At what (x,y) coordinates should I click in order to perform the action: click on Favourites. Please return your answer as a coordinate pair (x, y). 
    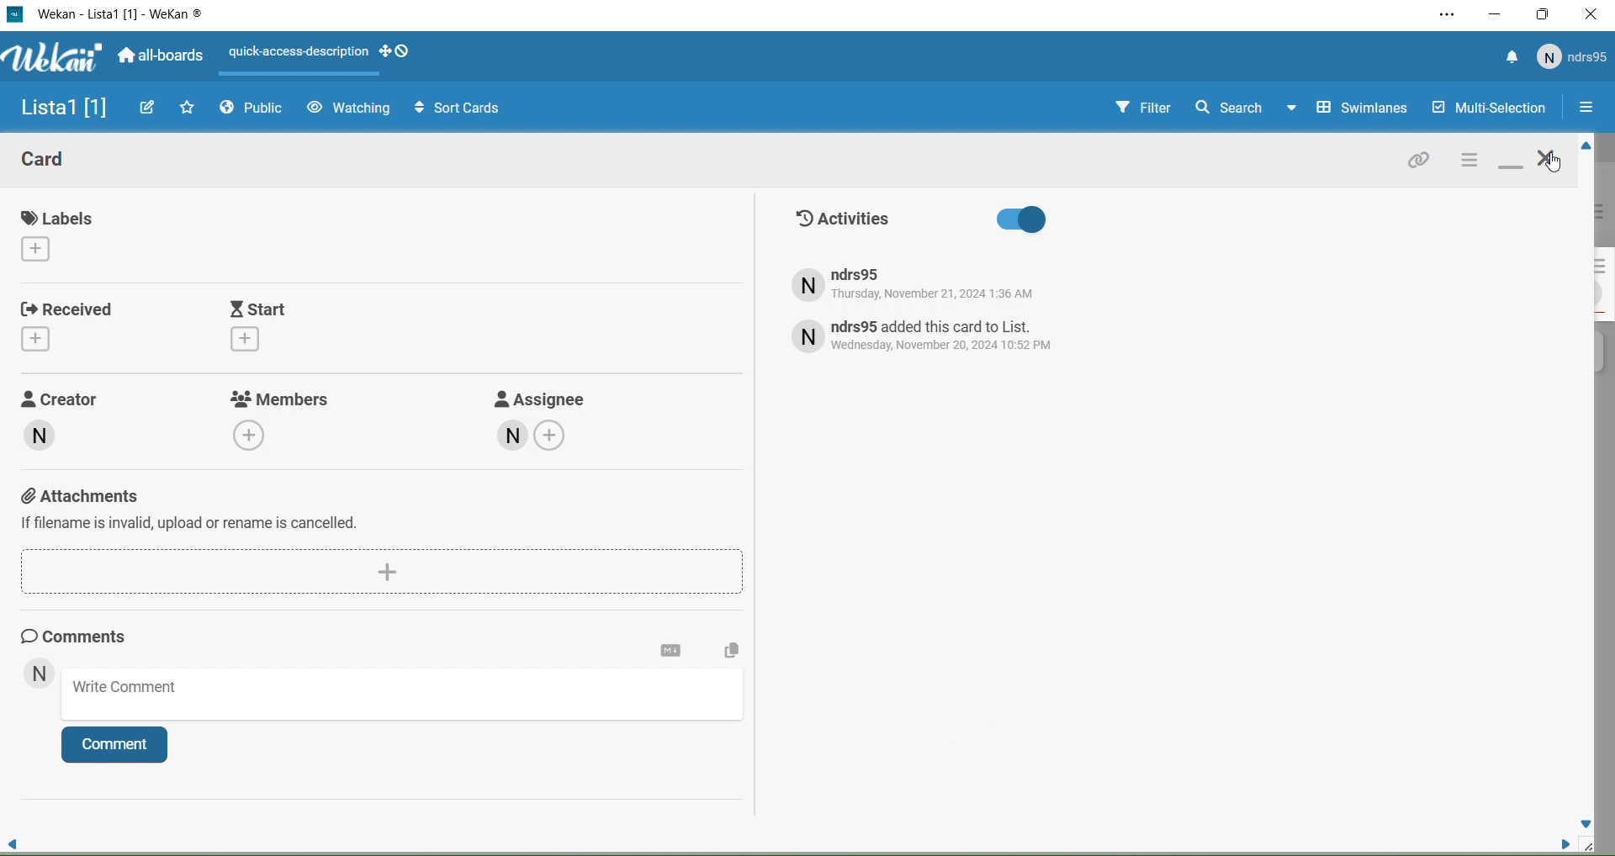
    Looking at the image, I should click on (188, 107).